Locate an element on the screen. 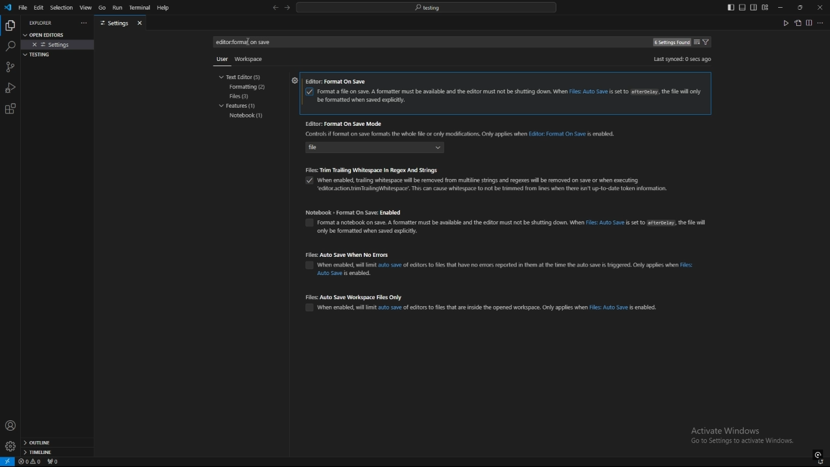  notebook format on save : enabled informations is located at coordinates (535, 226).